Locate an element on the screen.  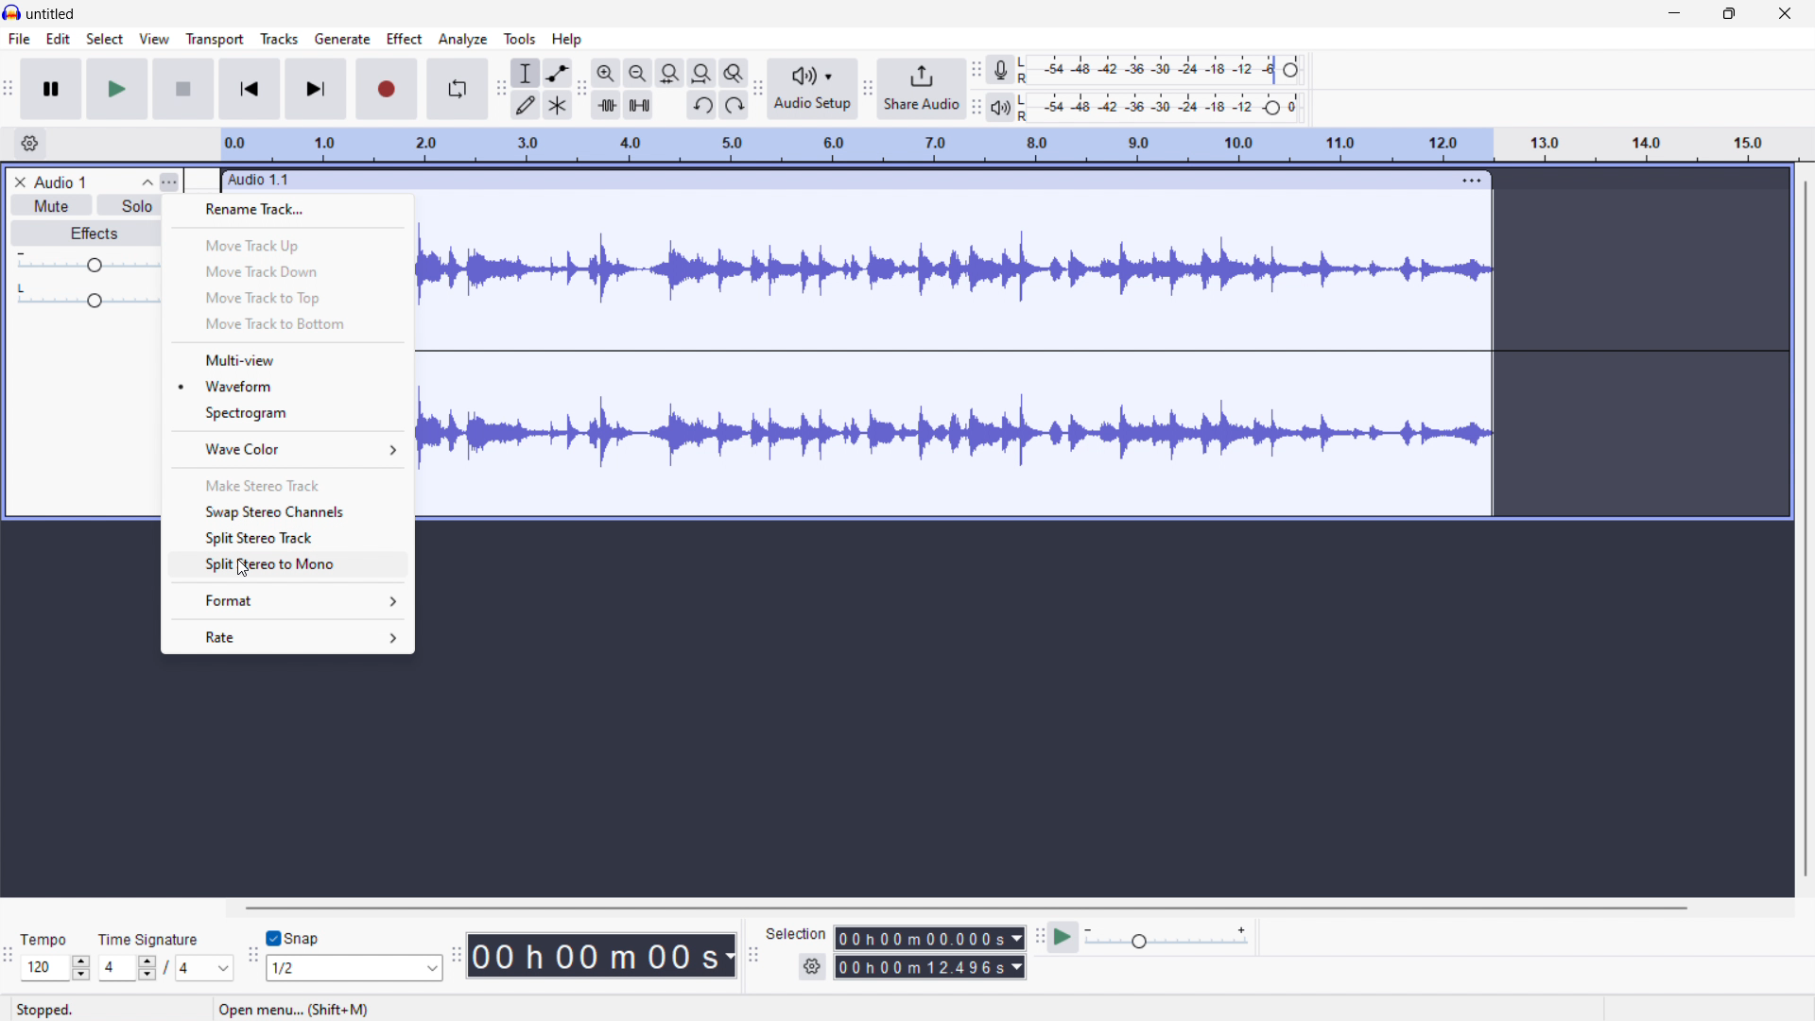
Untitled is located at coordinates (49, 14).